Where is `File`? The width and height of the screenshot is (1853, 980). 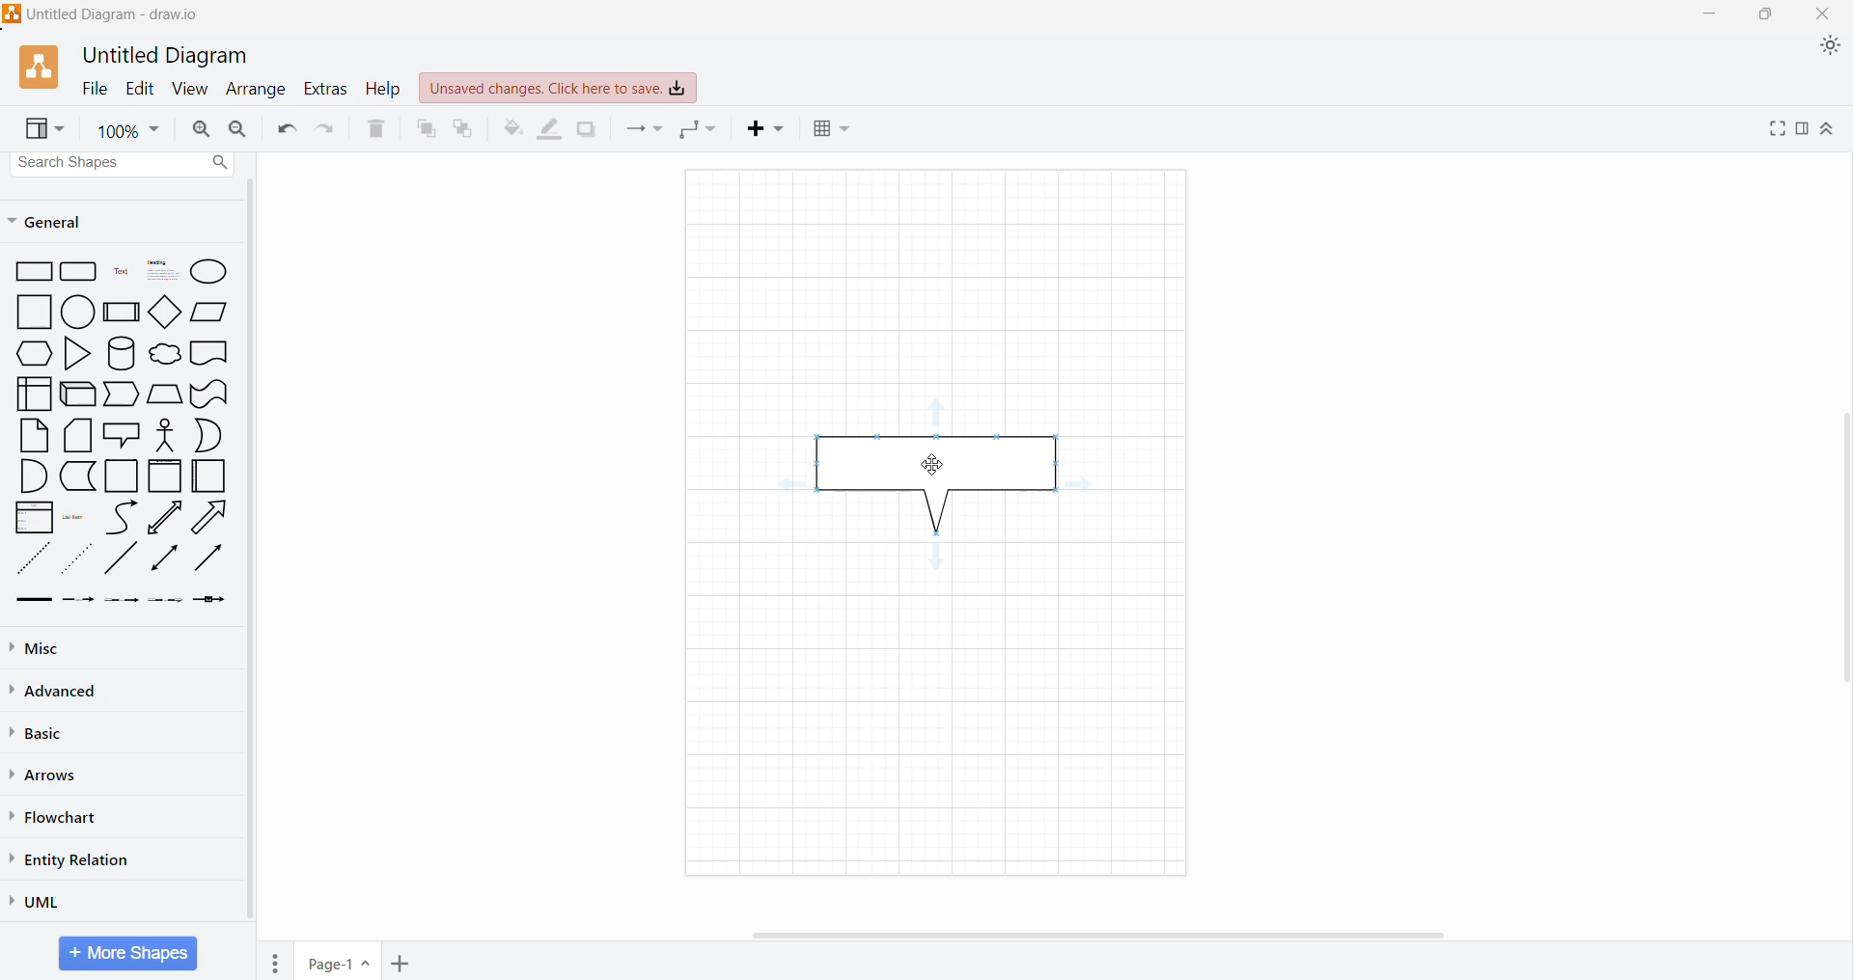 File is located at coordinates (95, 88).